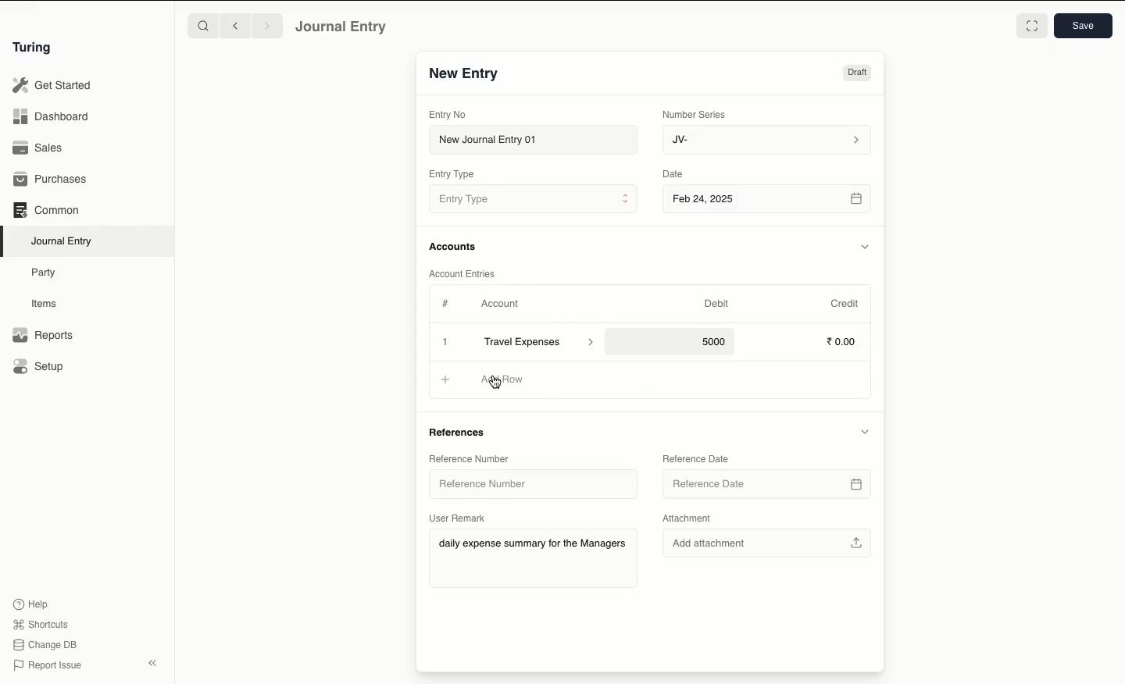 The height and width of the screenshot is (684, 1125). I want to click on Entry Type, so click(533, 198).